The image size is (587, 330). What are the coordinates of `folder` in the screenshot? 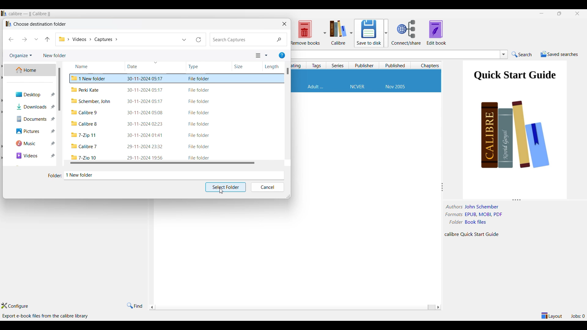 It's located at (84, 112).